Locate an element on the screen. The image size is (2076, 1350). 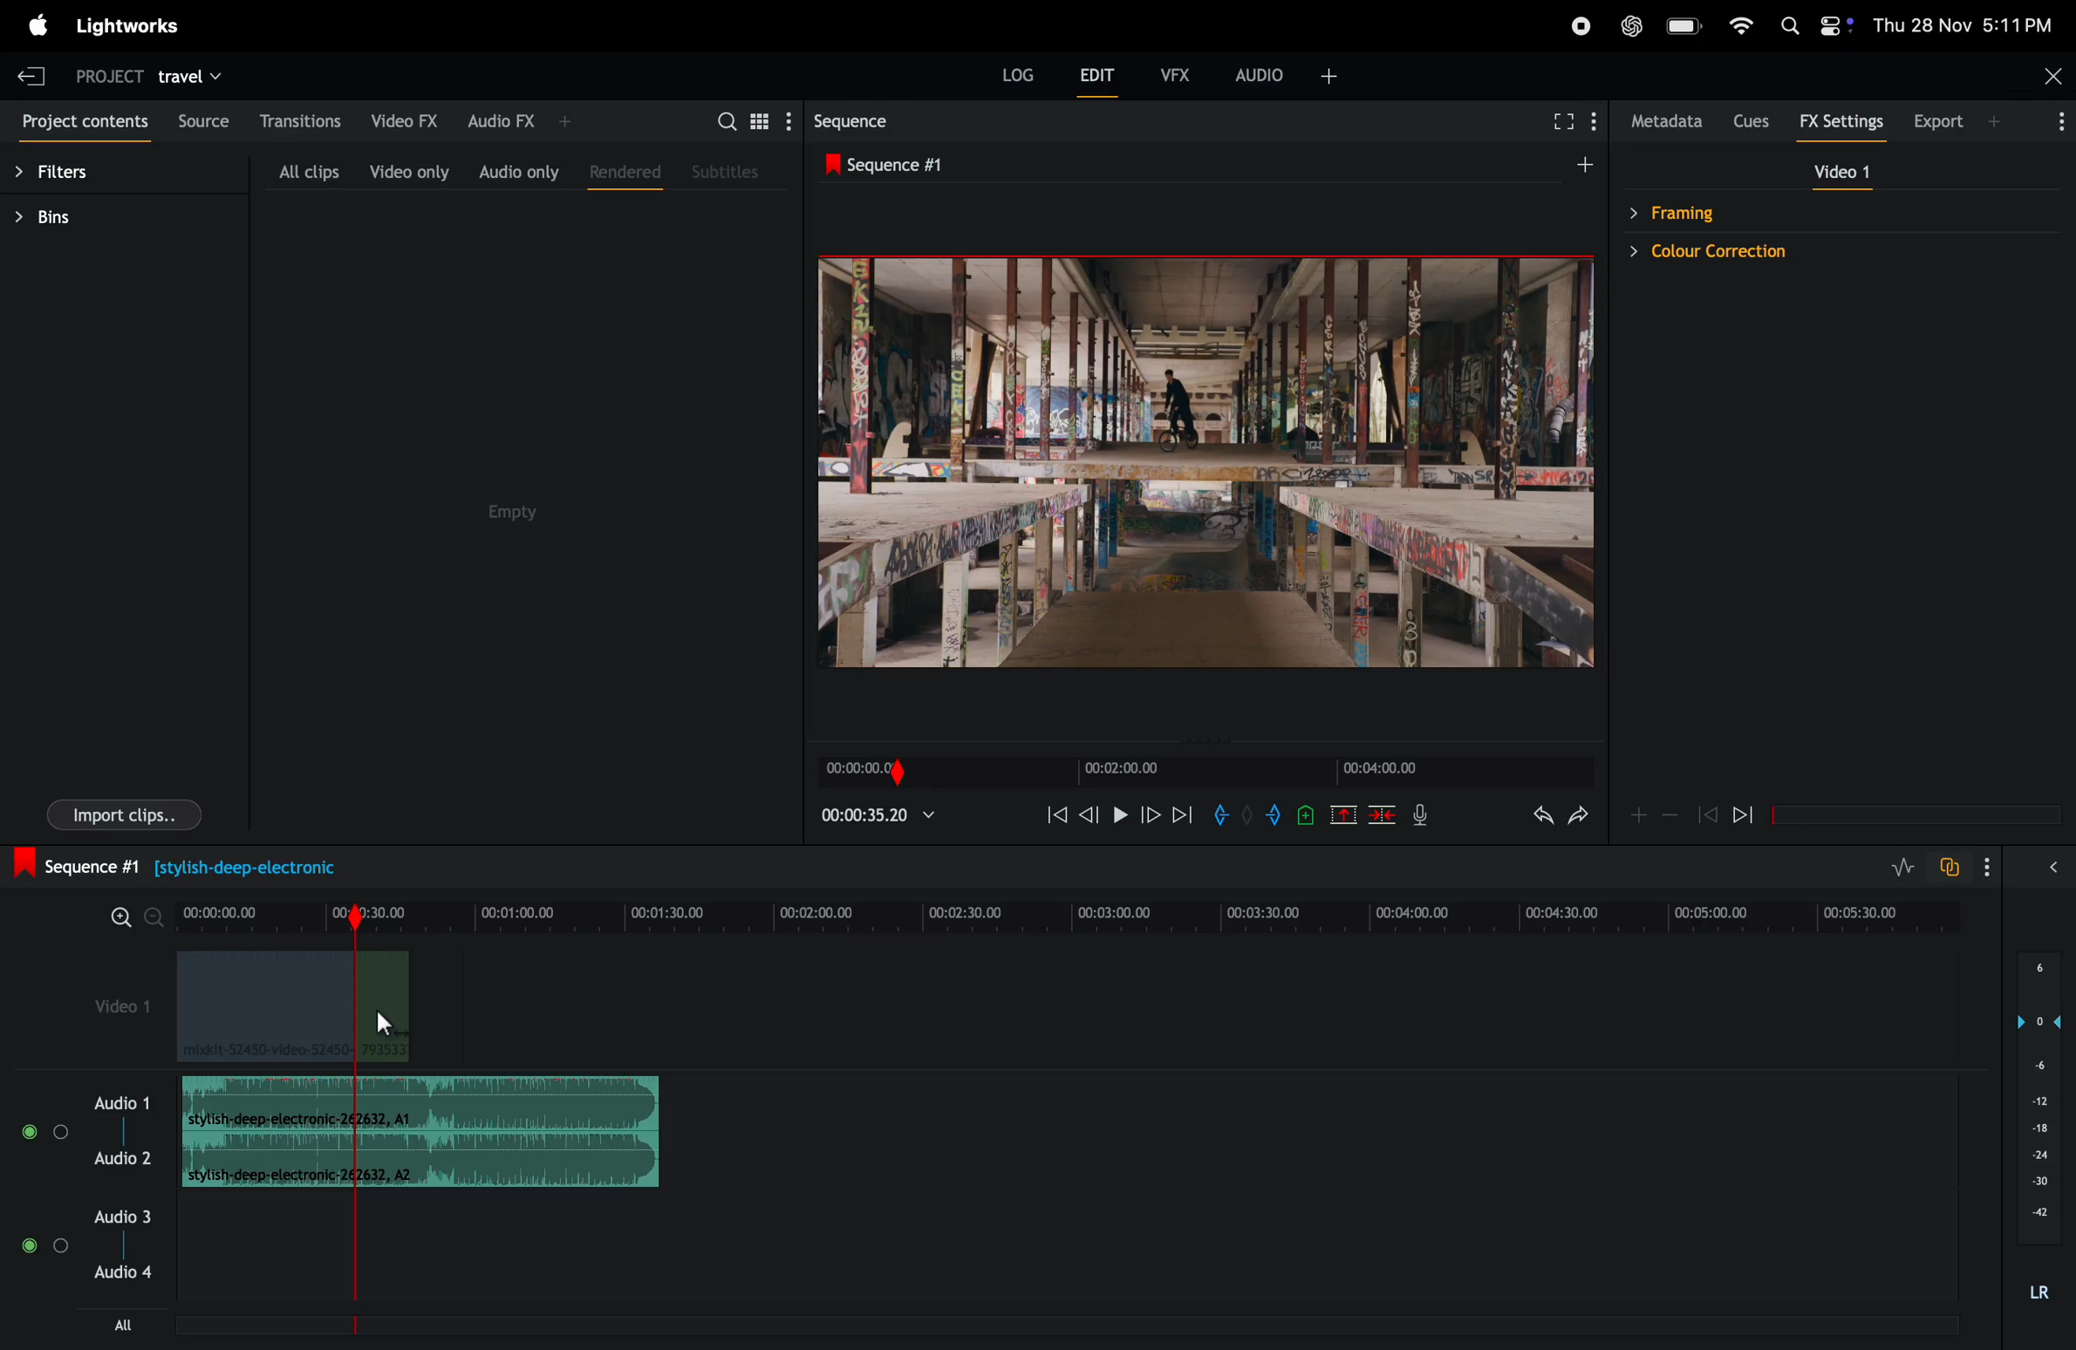
Audio 2 is located at coordinates (124, 1159).